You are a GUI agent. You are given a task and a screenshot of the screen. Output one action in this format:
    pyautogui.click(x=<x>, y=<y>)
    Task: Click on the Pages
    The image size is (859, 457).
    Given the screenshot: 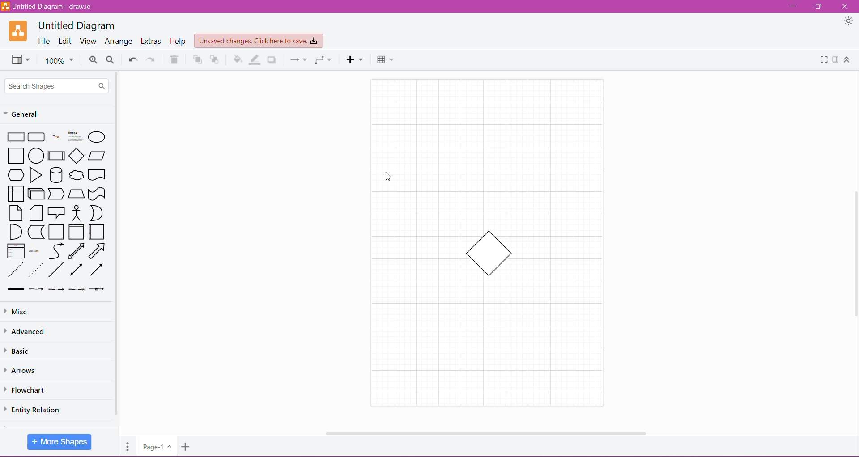 What is the action you would take?
    pyautogui.click(x=128, y=446)
    